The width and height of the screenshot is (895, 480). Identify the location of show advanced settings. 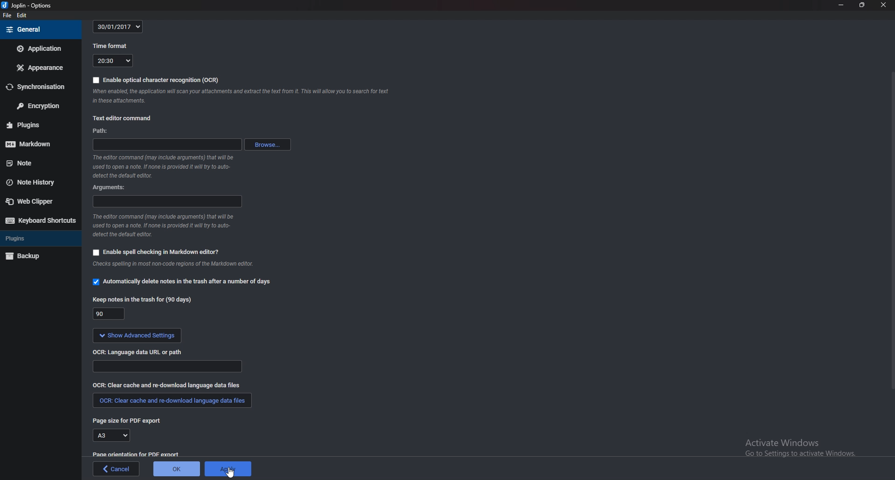
(138, 336).